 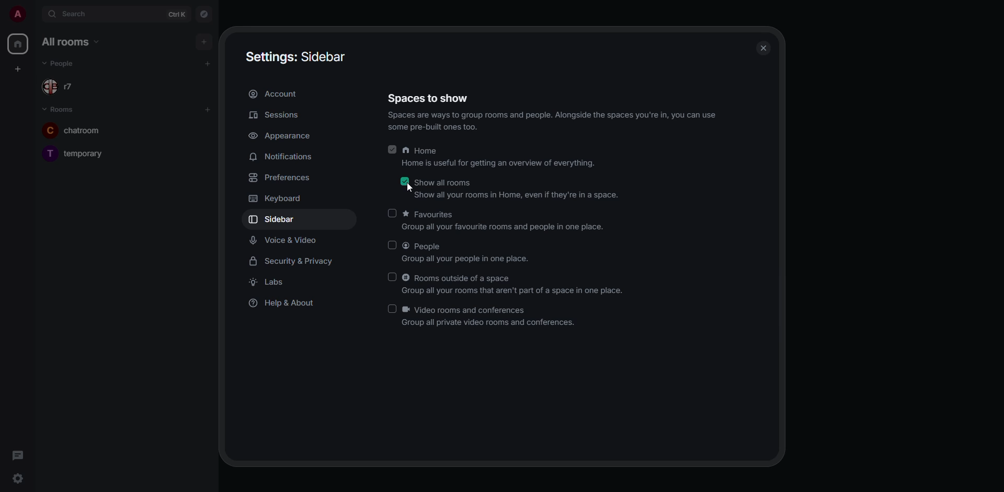 What do you see at coordinates (394, 213) in the screenshot?
I see `click to enable` at bounding box center [394, 213].